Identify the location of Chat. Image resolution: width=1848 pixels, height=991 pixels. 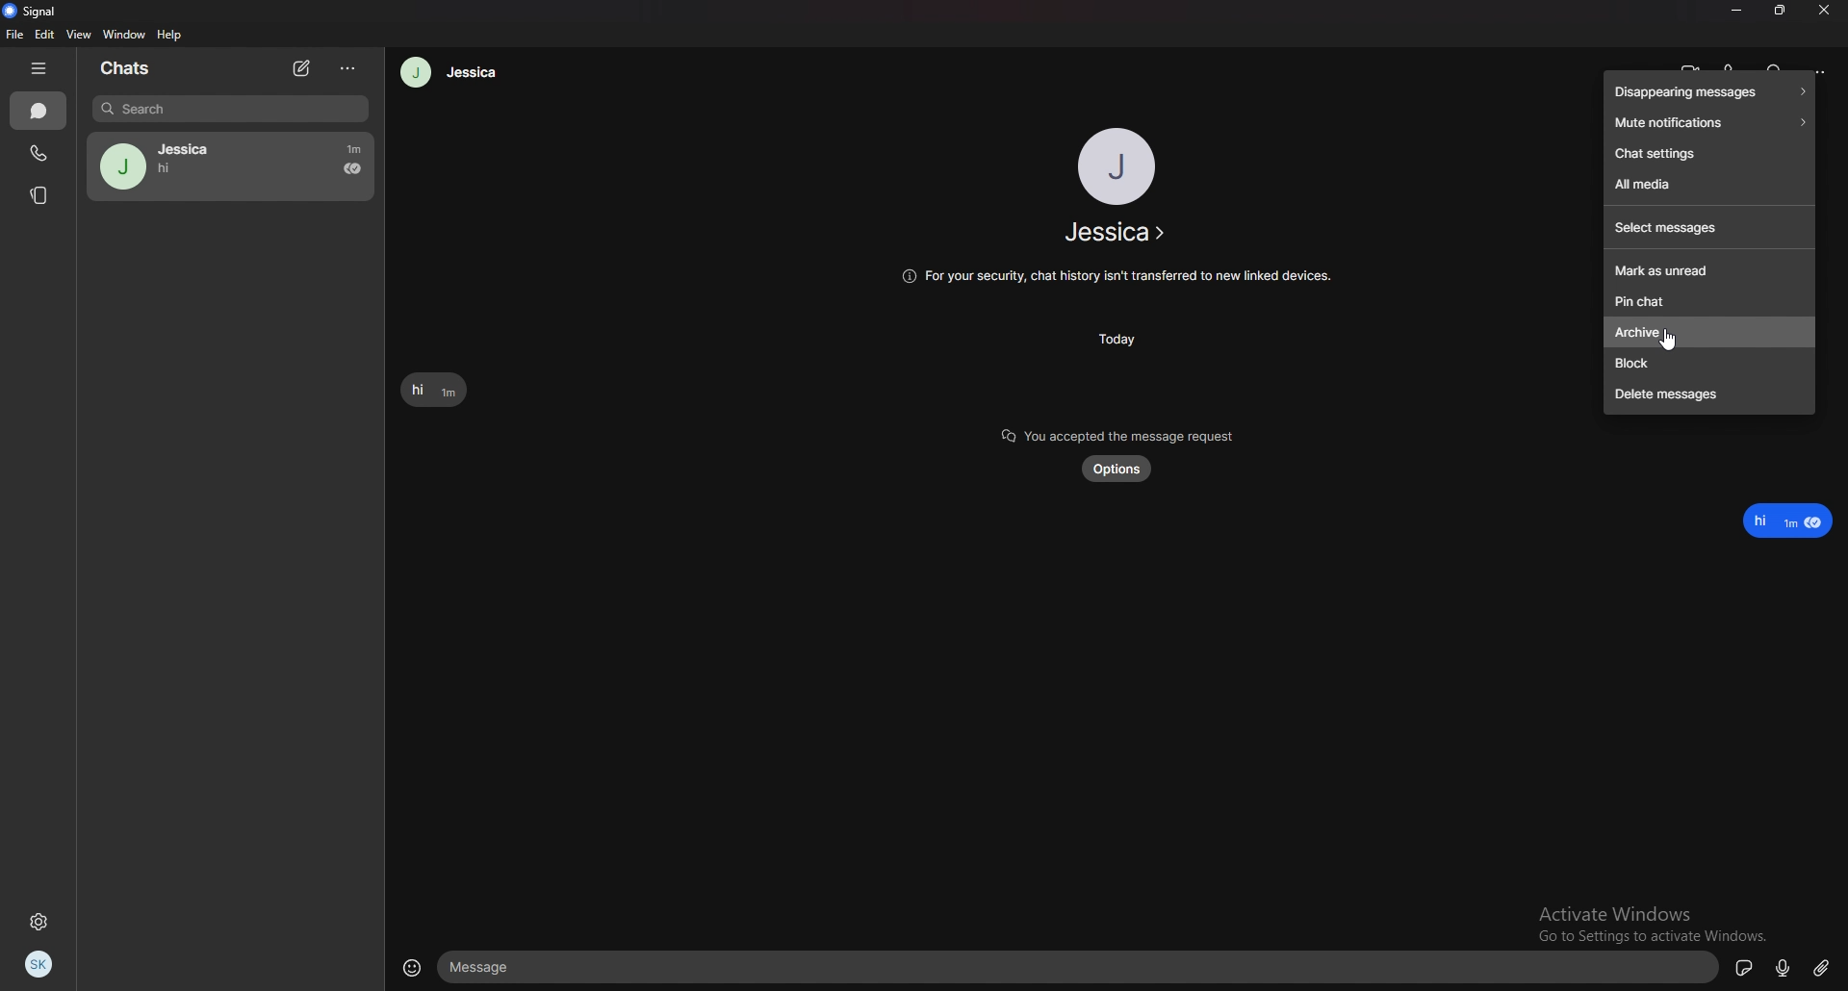
(38, 112).